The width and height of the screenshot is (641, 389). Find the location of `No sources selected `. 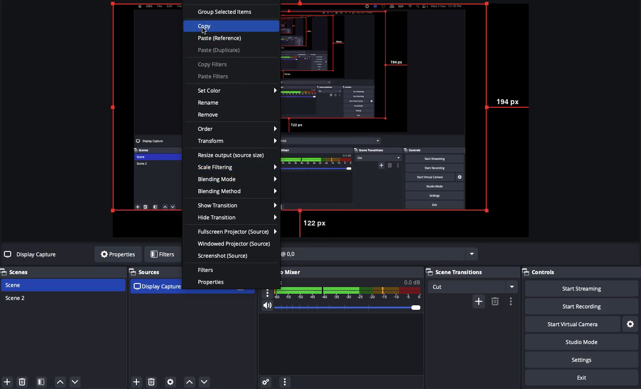

No sources selected  is located at coordinates (32, 255).